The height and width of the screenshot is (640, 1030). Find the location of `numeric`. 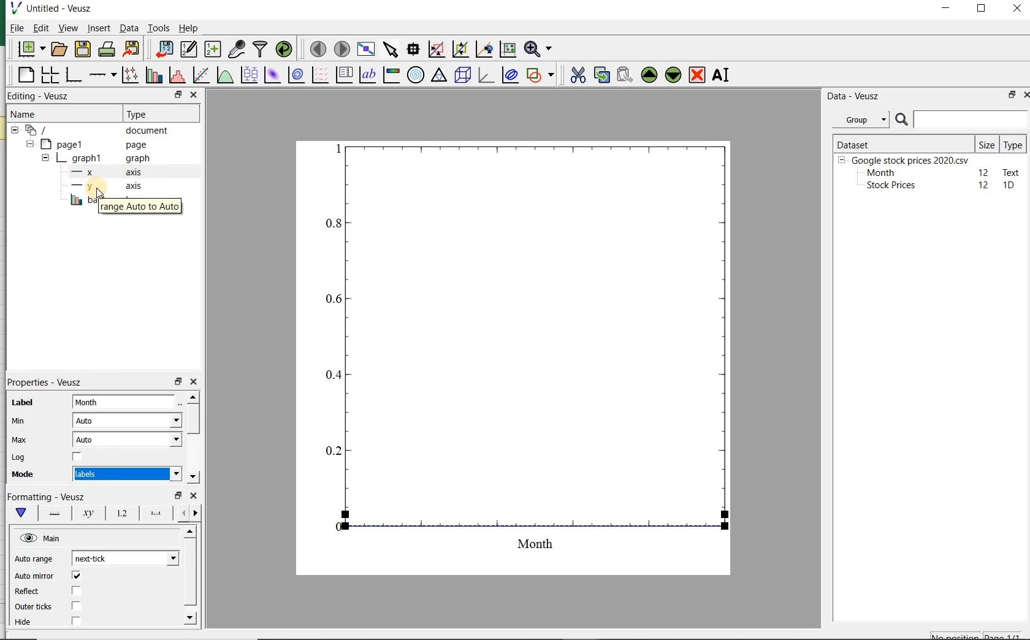

numeric is located at coordinates (126, 474).